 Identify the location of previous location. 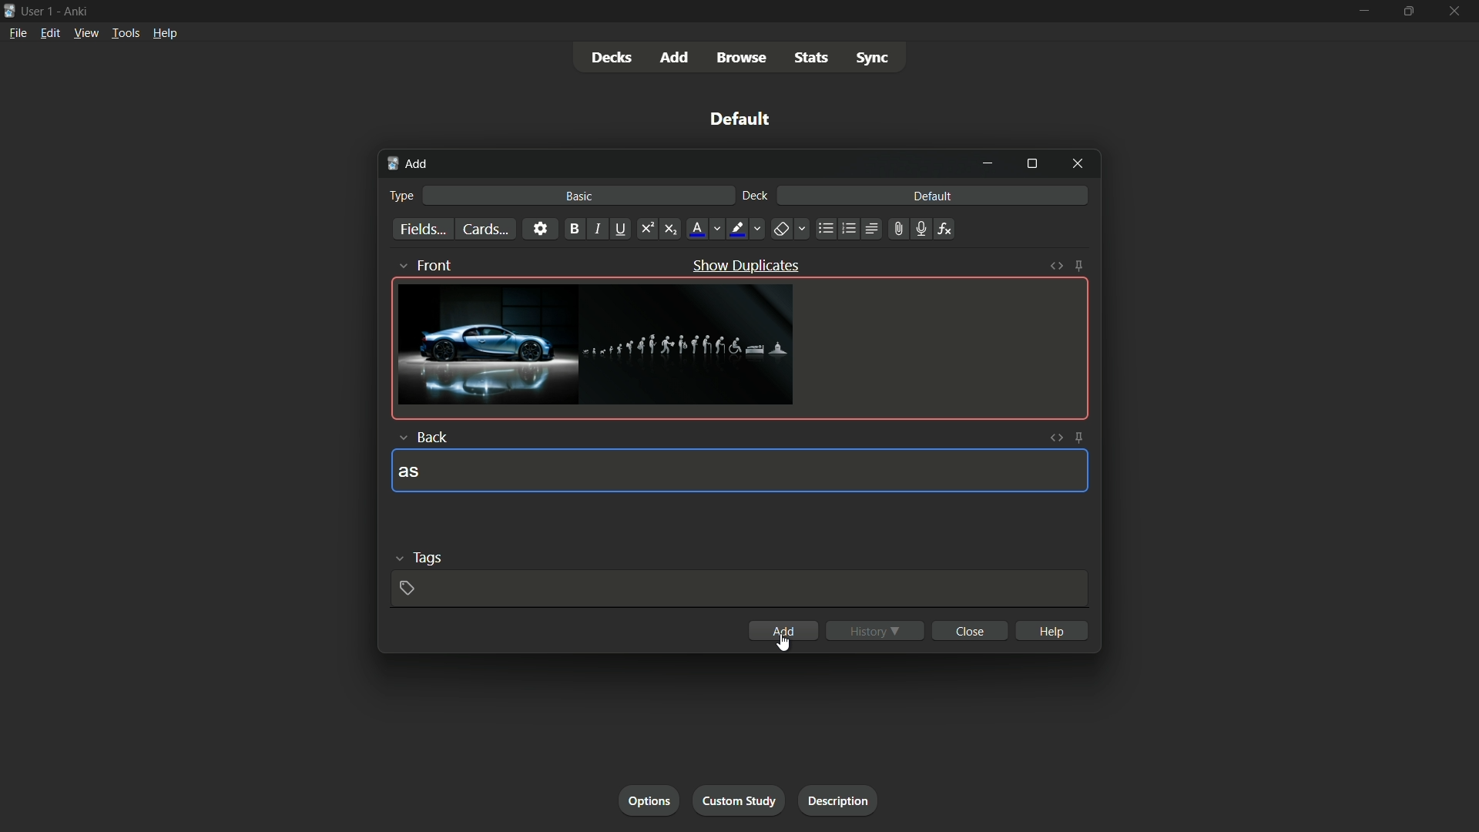
(848, 228).